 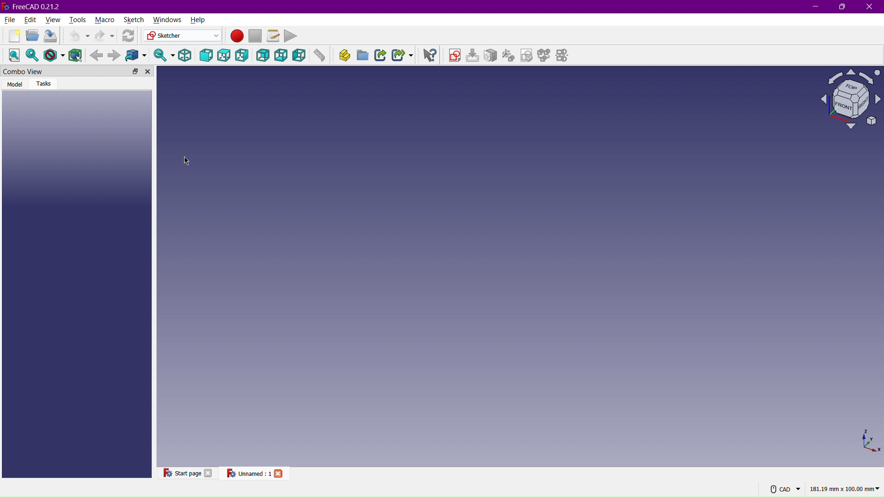 I want to click on Start page, so click(x=181, y=472).